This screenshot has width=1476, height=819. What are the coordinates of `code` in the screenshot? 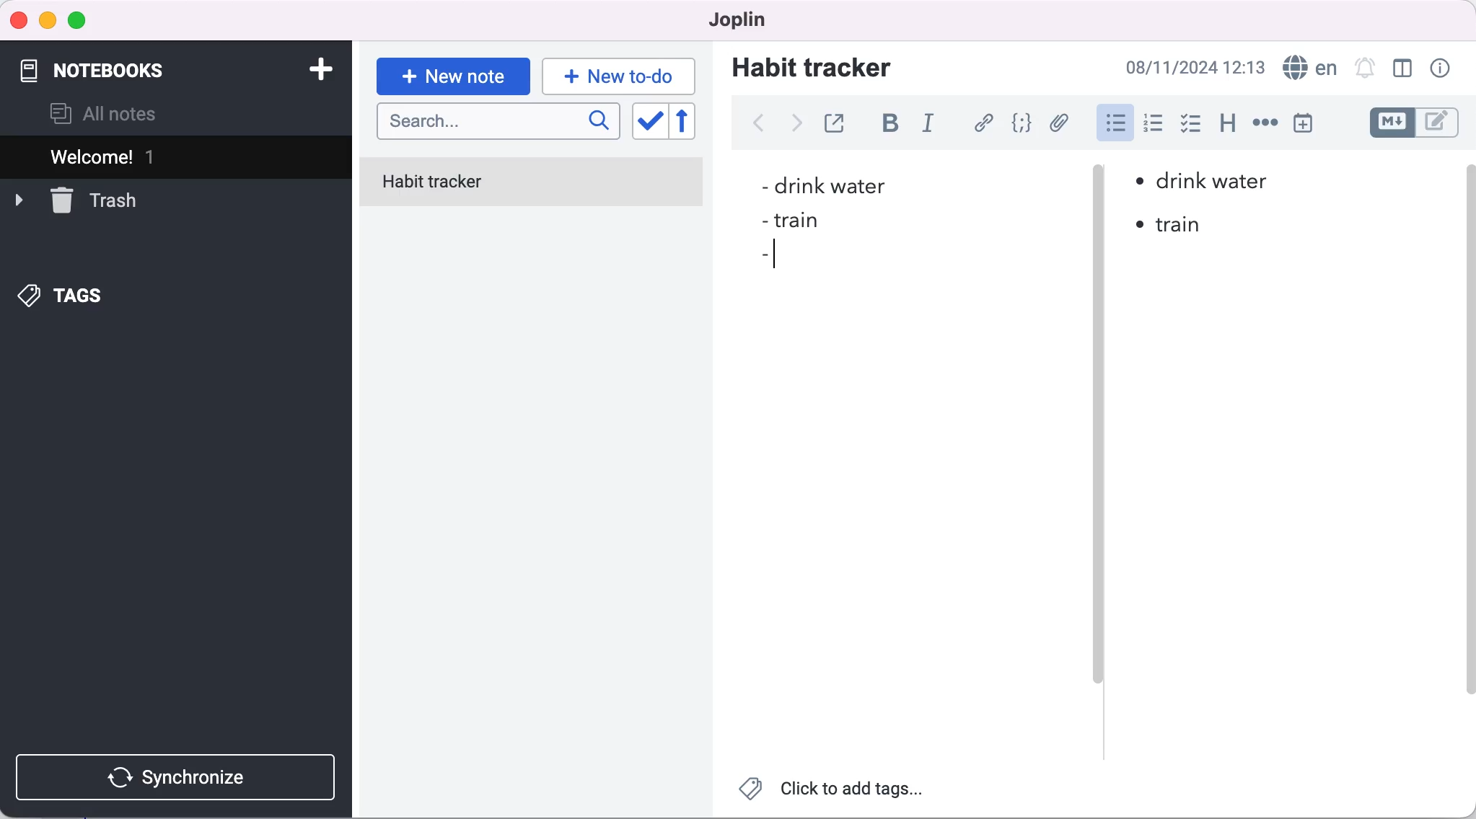 It's located at (1024, 123).